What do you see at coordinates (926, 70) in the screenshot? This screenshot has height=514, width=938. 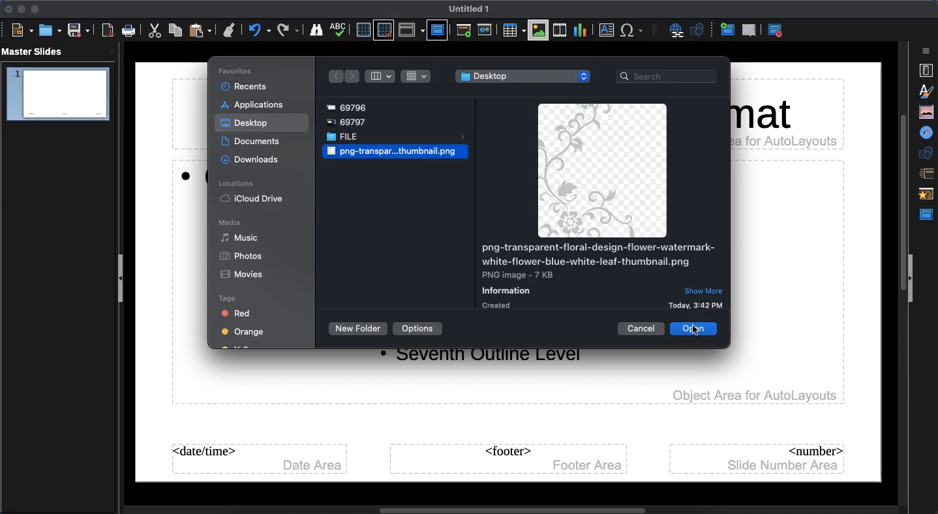 I see `Properties` at bounding box center [926, 70].